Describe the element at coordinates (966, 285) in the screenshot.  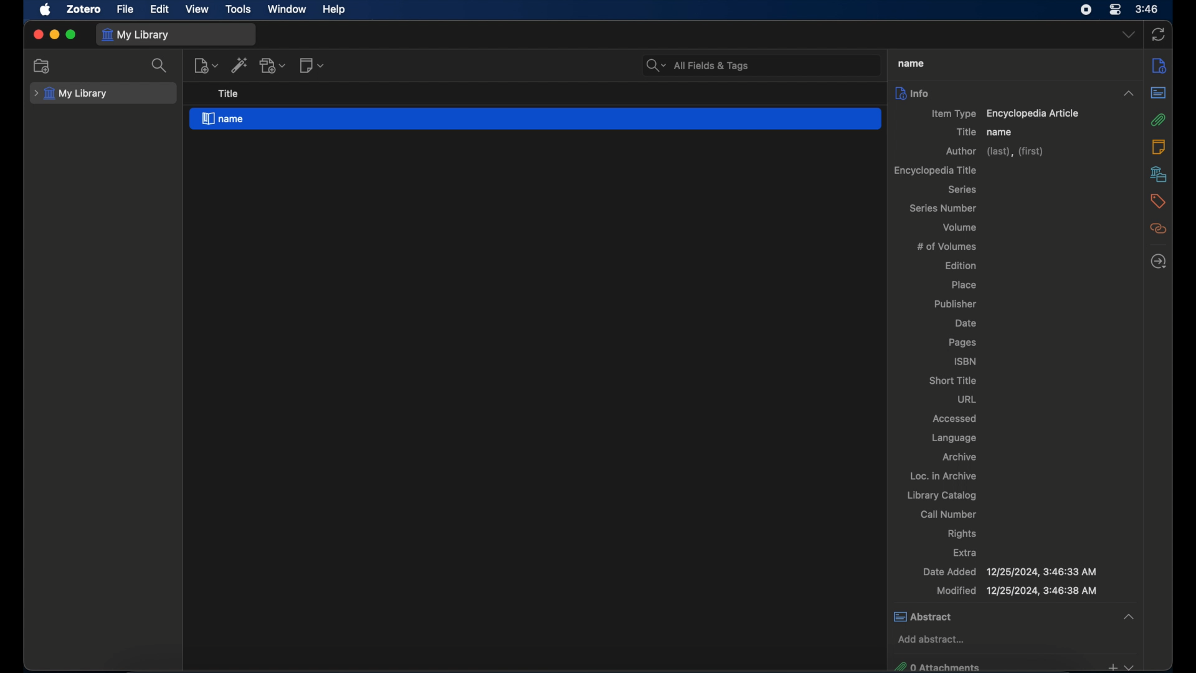
I see `place` at that location.